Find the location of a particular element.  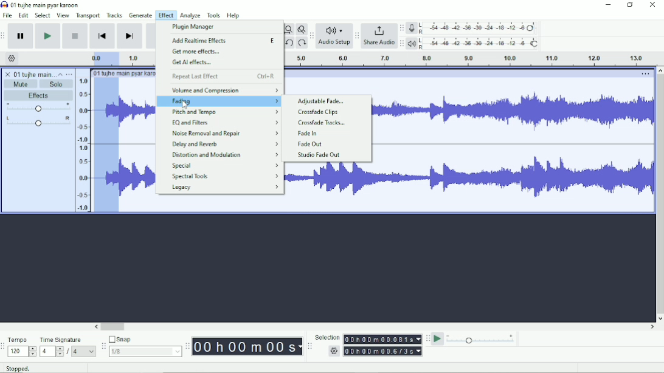

Delay and Reverb is located at coordinates (224, 145).